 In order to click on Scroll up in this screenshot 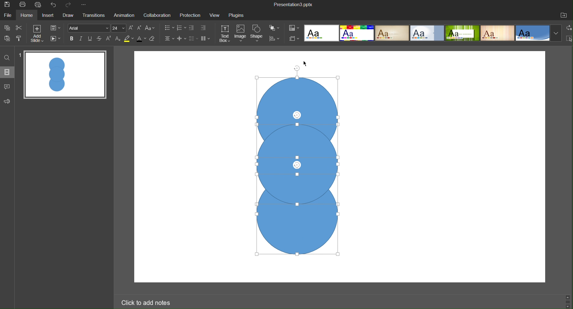, I will do `click(569, 296)`.